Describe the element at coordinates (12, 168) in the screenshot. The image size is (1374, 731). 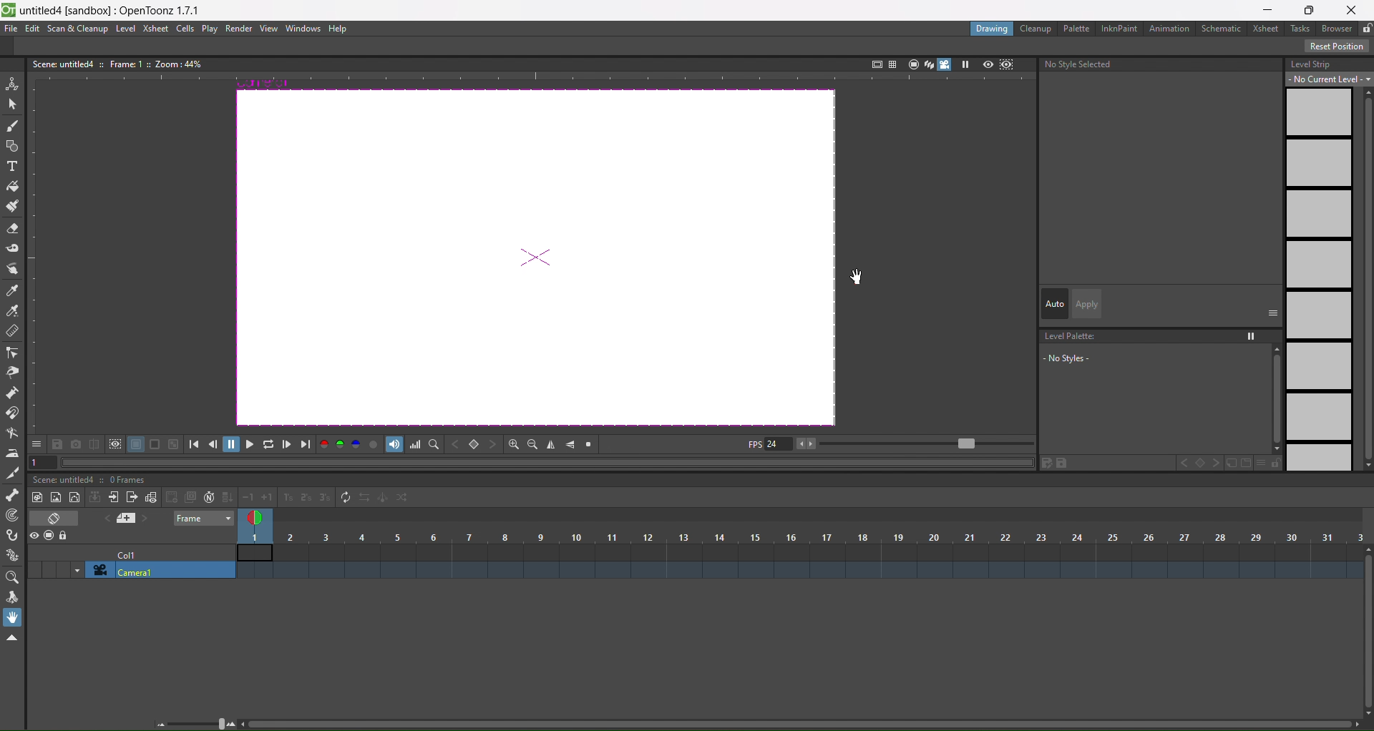
I see `type tool` at that location.